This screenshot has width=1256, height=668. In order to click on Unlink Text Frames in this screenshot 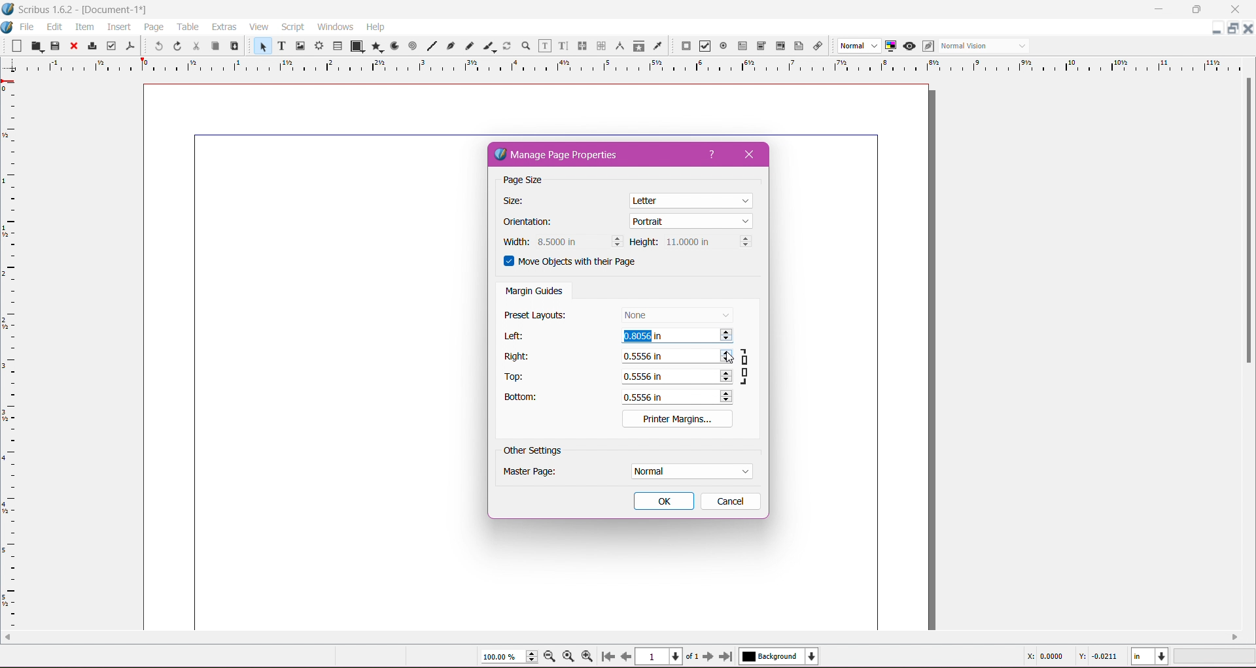, I will do `click(601, 46)`.